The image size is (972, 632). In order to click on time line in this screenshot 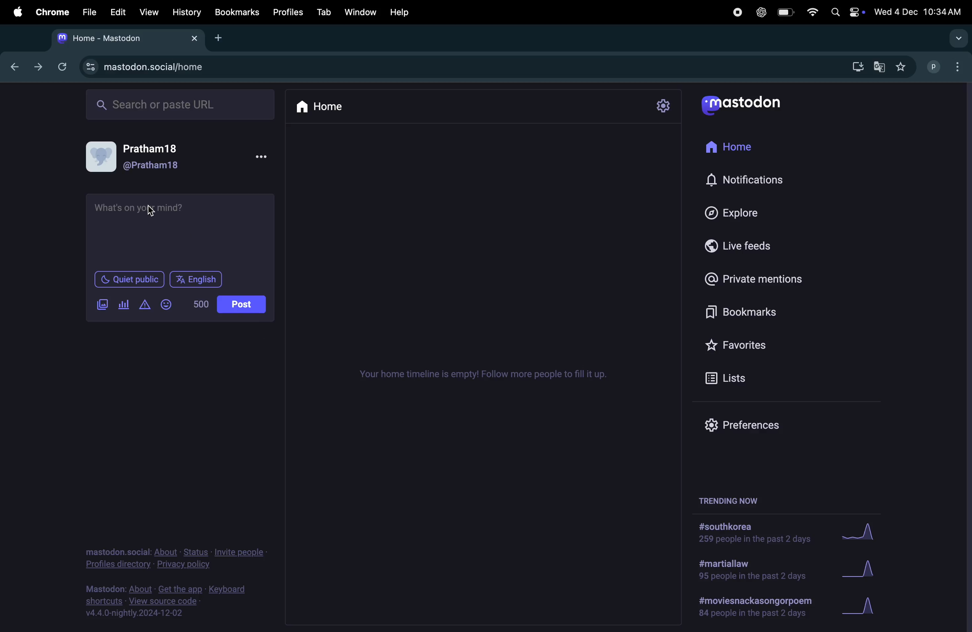, I will do `click(483, 375)`.